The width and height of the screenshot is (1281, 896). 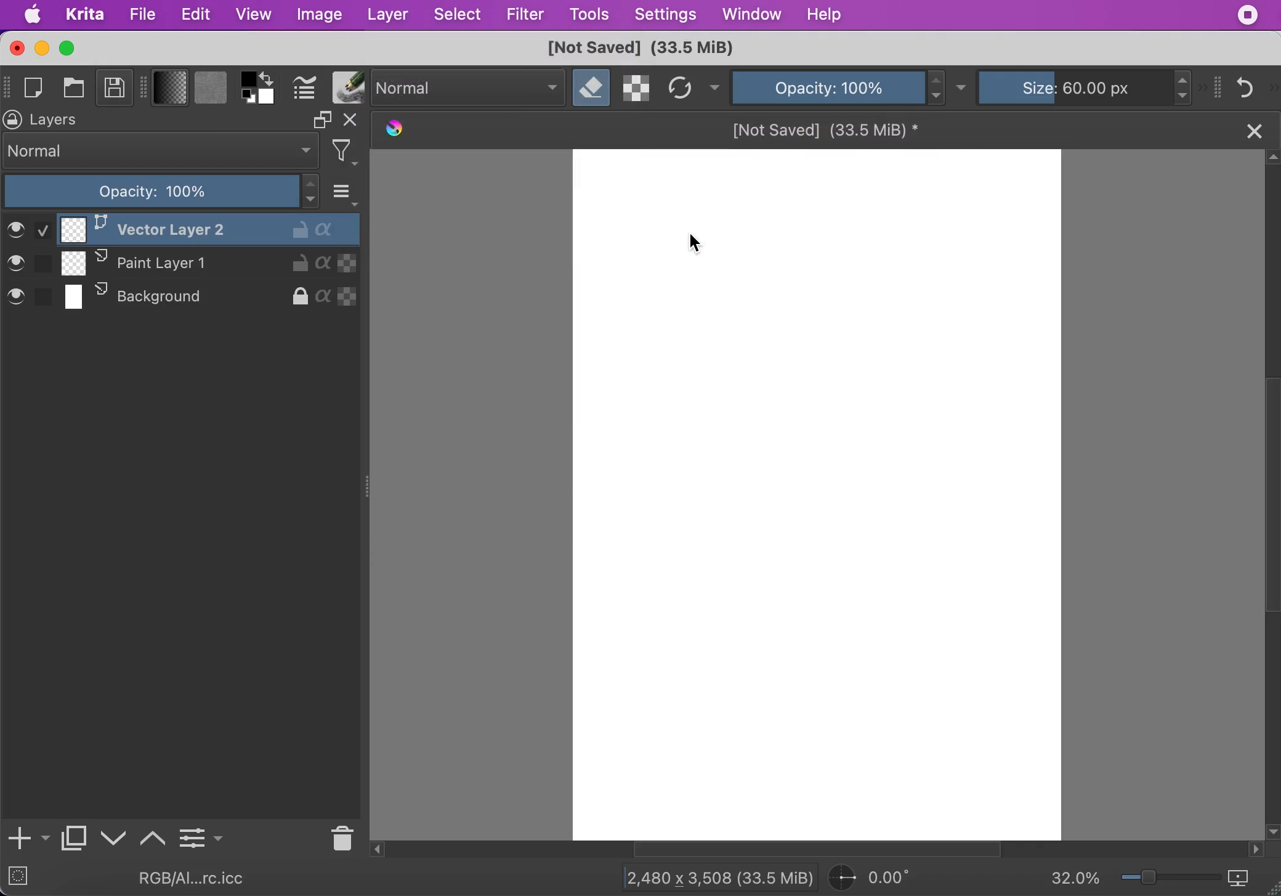 What do you see at coordinates (27, 839) in the screenshot?
I see `add layer or mask` at bounding box center [27, 839].